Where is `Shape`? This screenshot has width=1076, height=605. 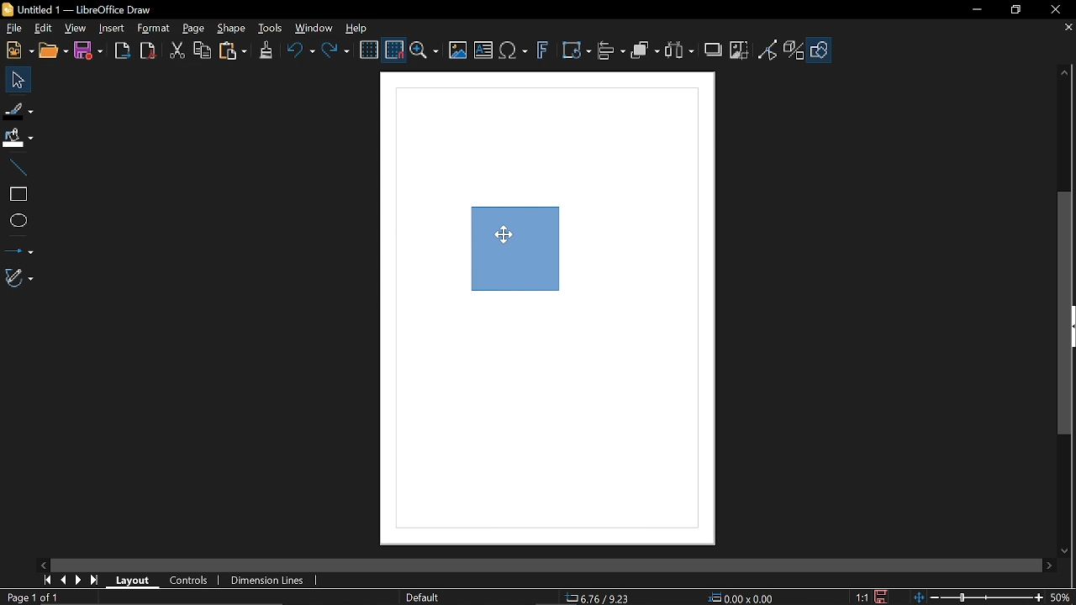
Shape is located at coordinates (230, 29).